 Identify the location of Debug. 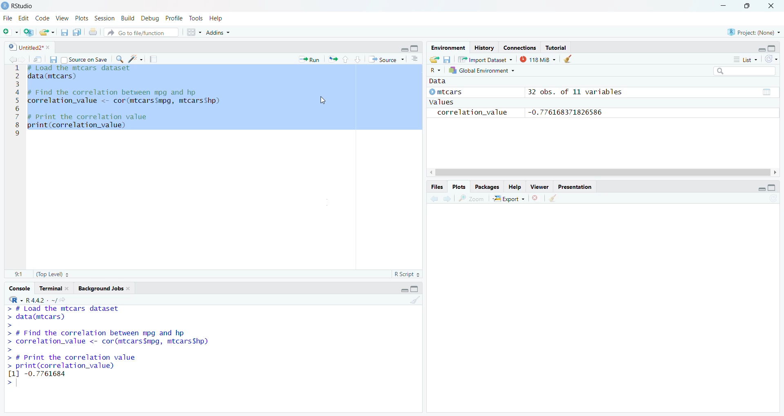
(149, 19).